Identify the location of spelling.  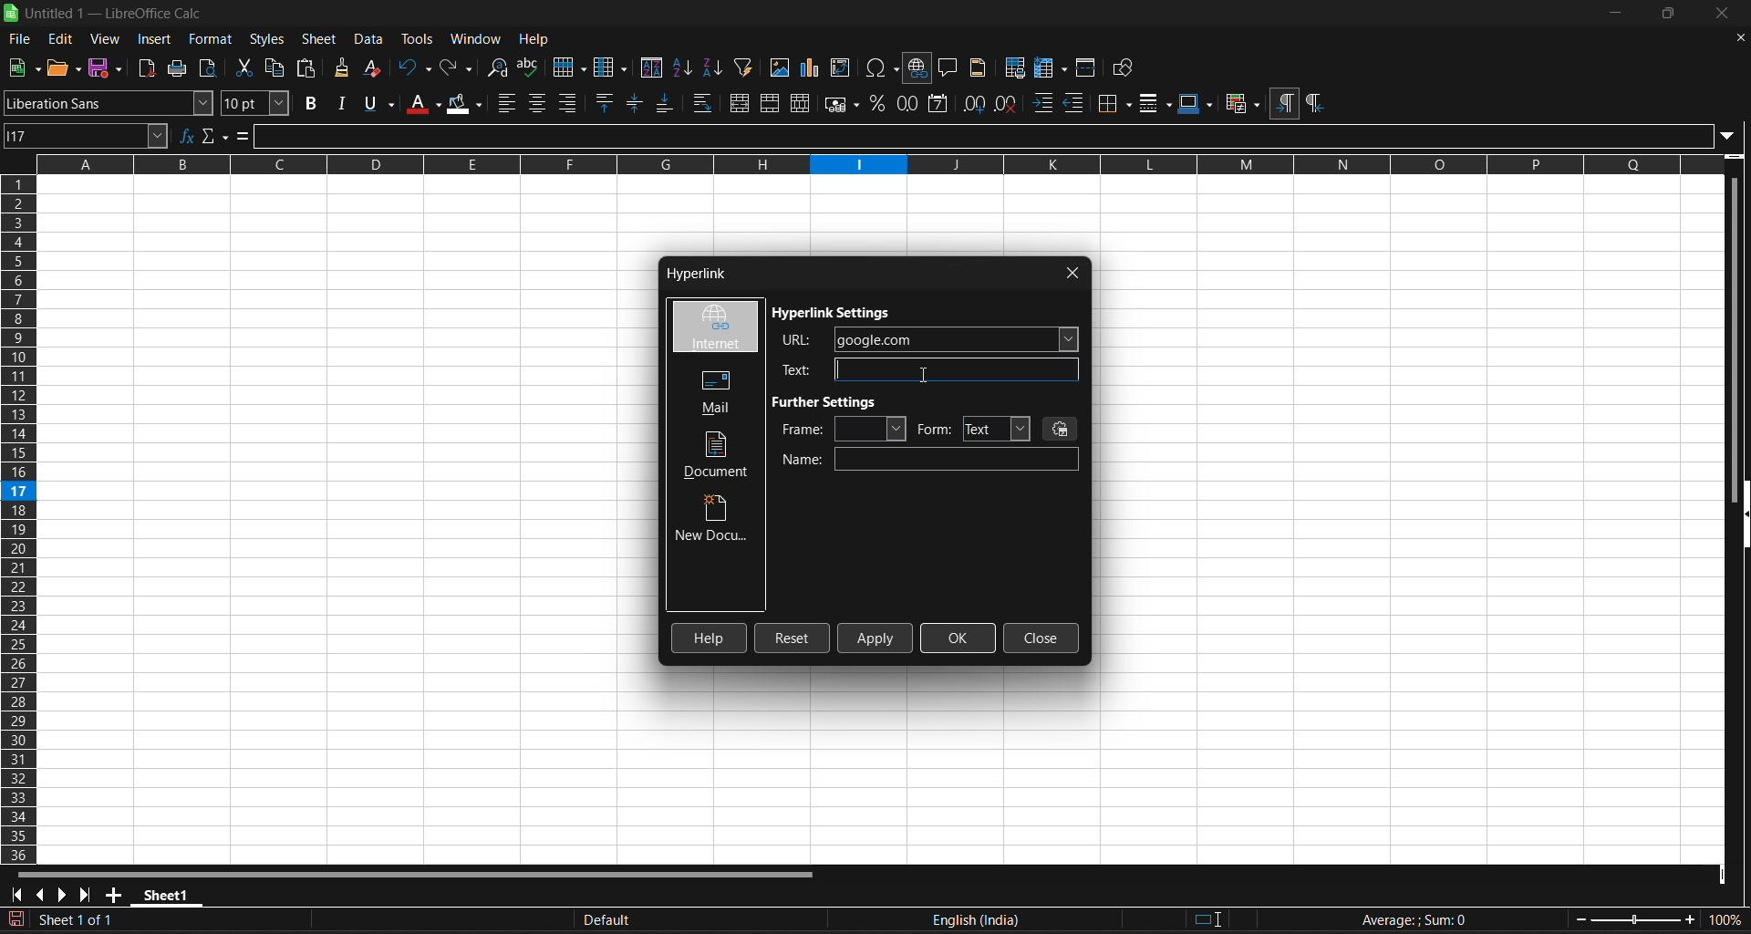
(531, 67).